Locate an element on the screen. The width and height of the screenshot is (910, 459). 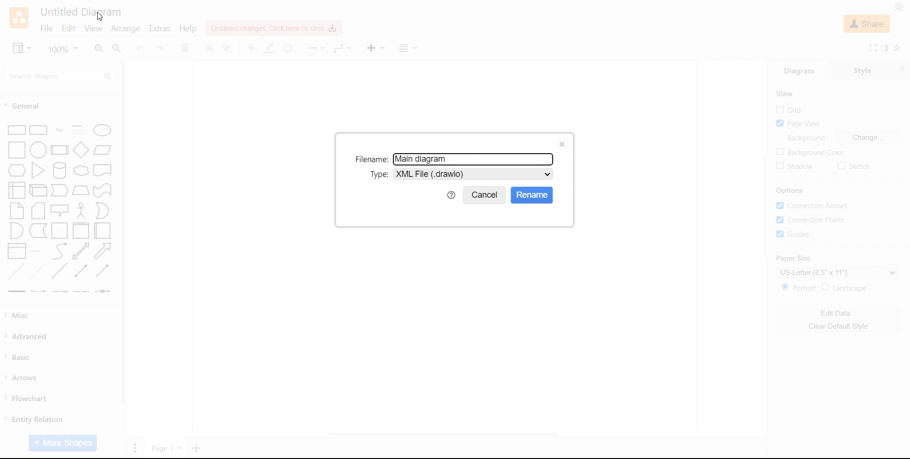
Flow chart  is located at coordinates (27, 399).